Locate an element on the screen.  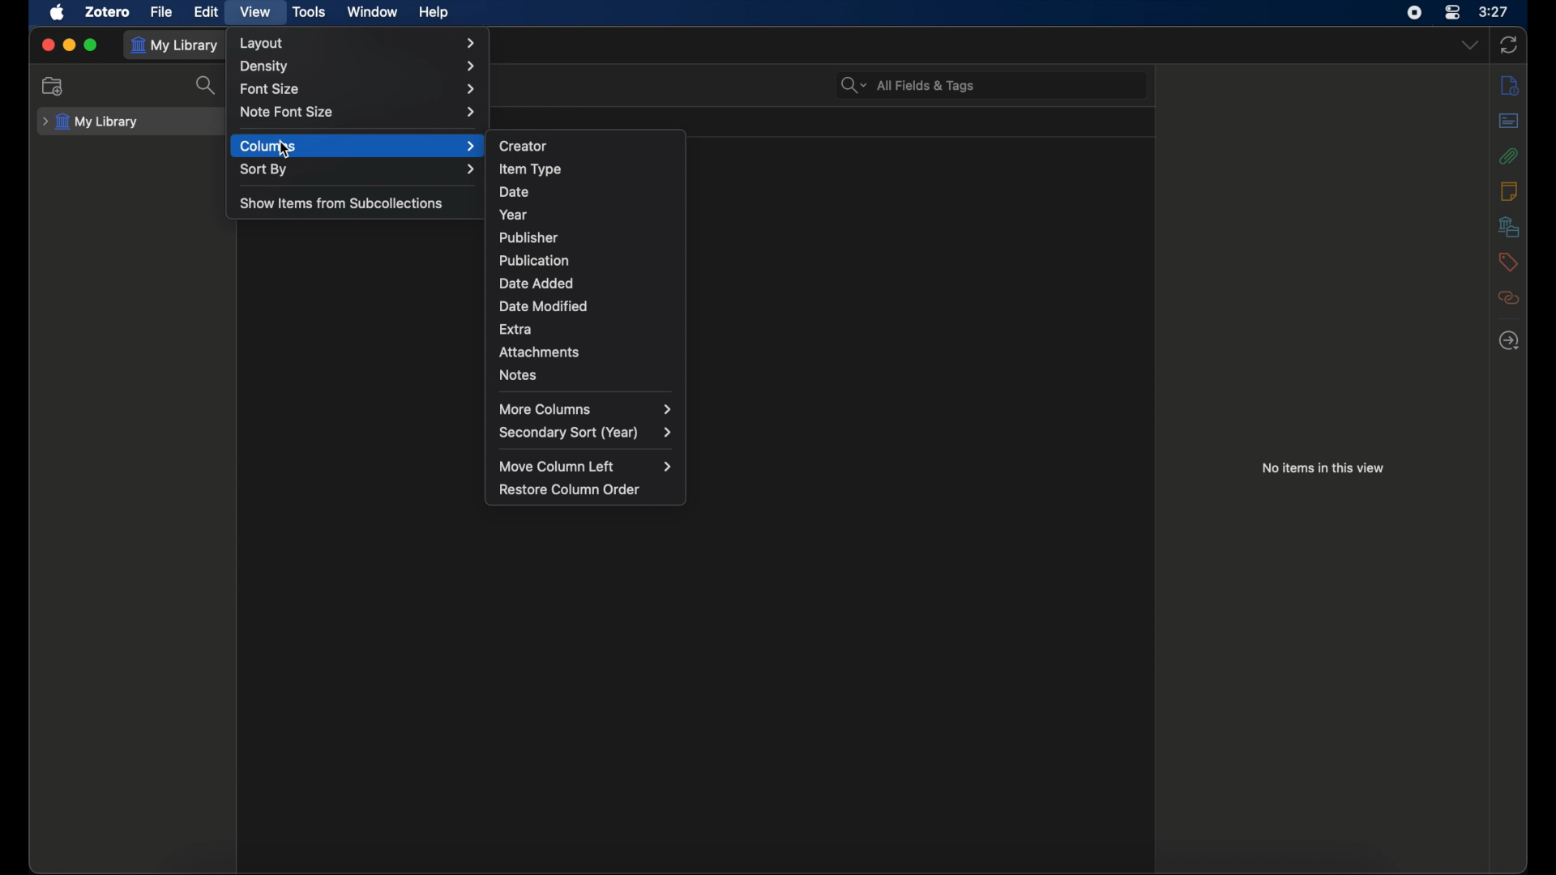
edit is located at coordinates (204, 12).